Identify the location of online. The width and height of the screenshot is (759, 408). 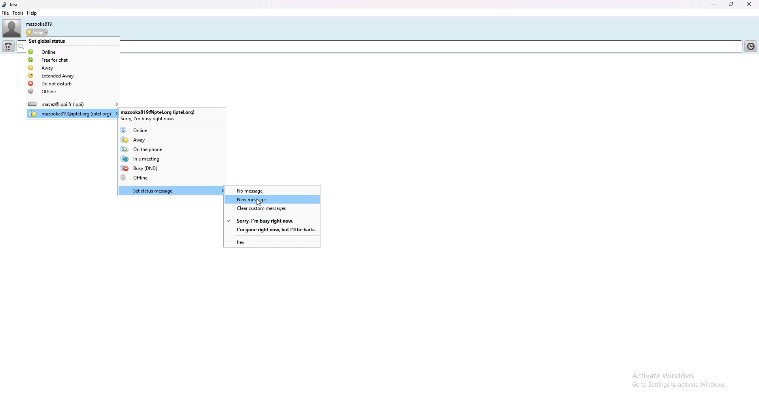
(73, 51).